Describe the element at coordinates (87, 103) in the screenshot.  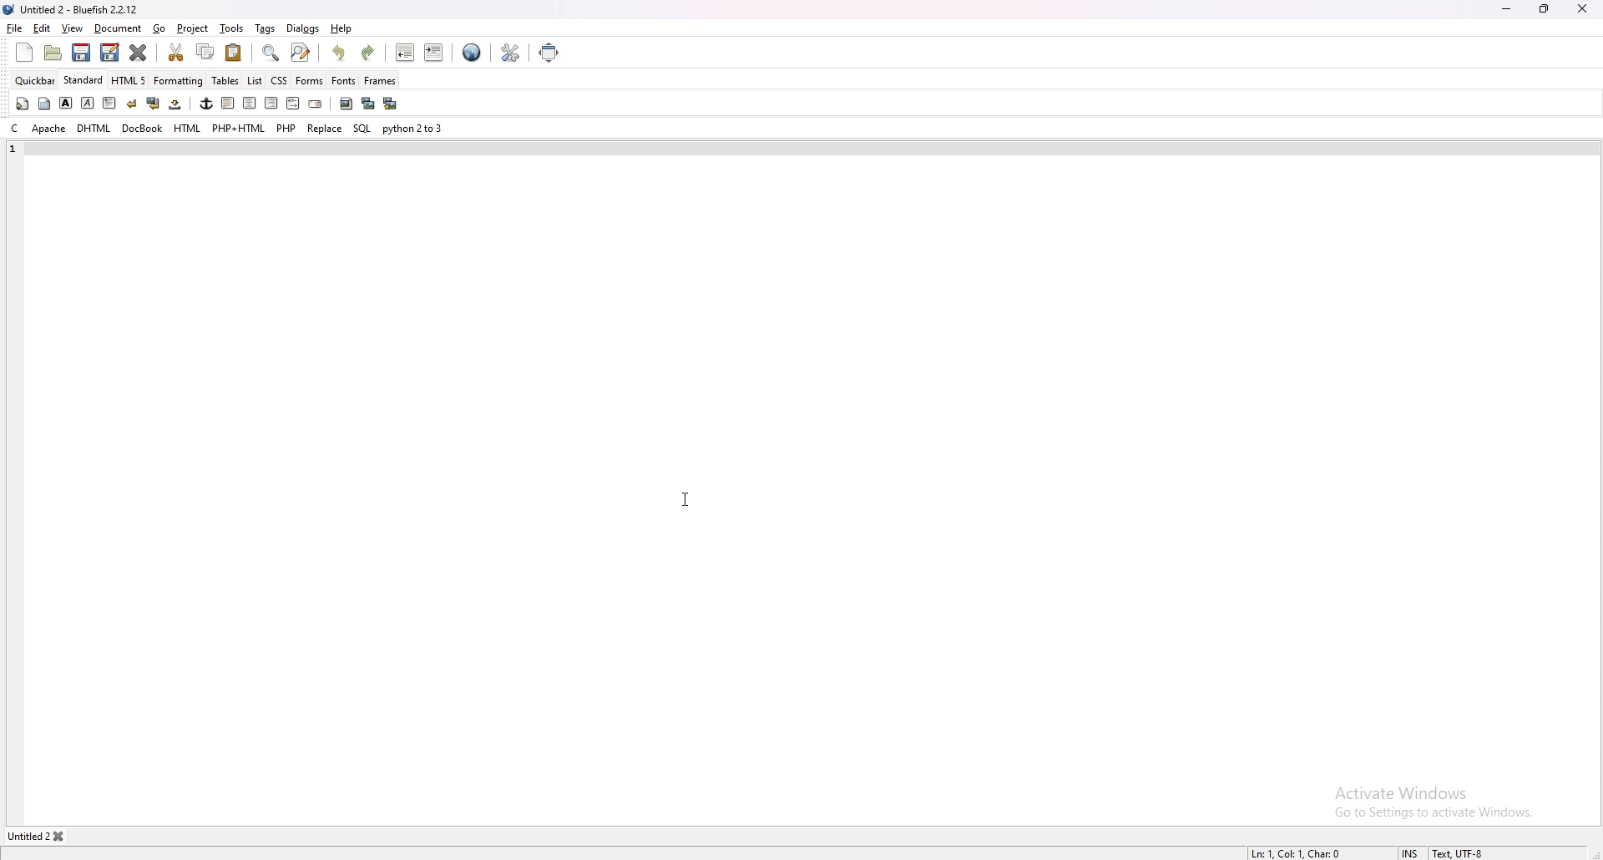
I see `italic` at that location.